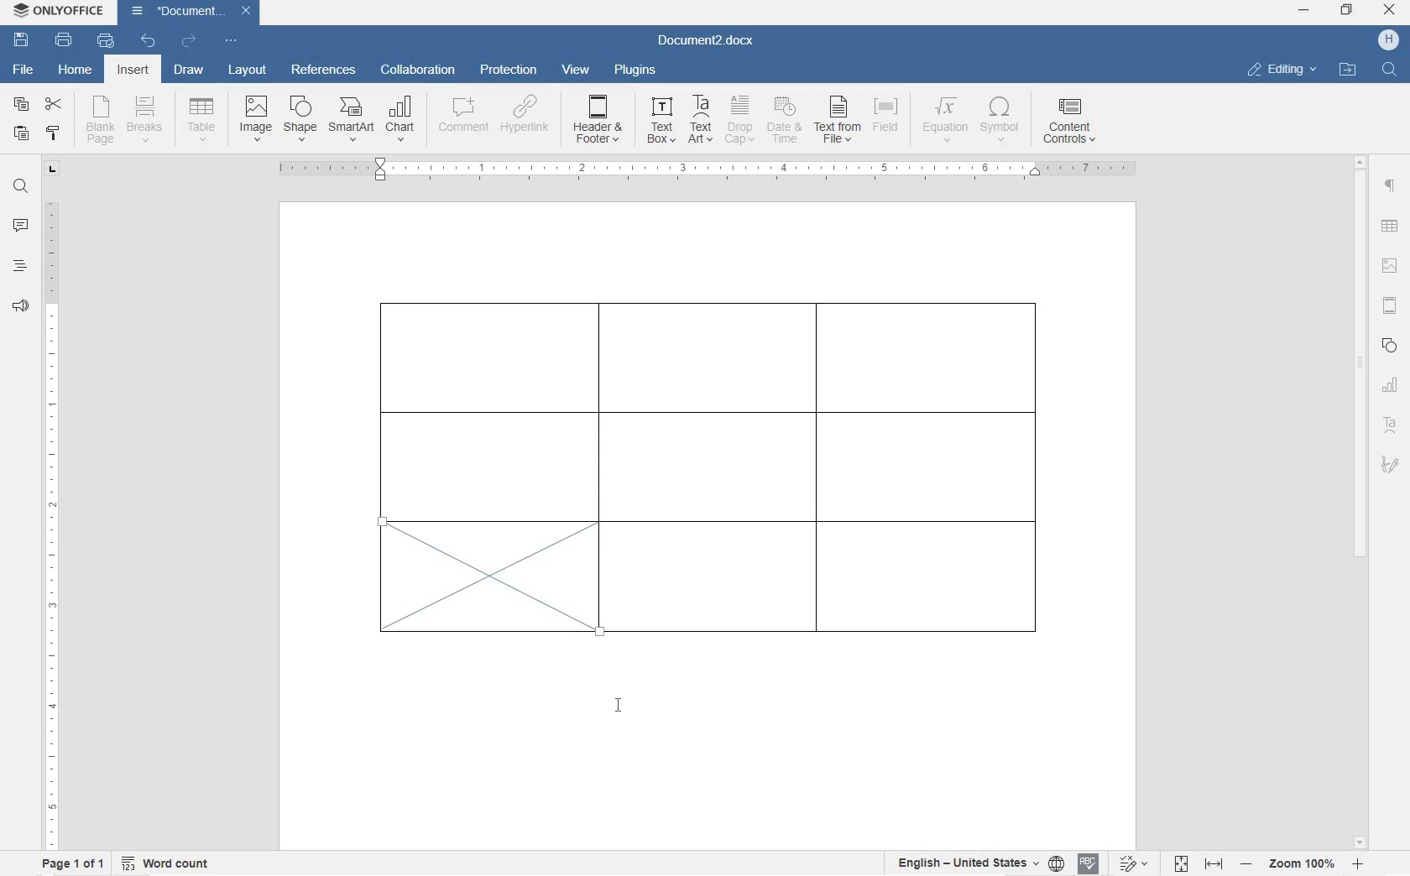 This screenshot has height=876, width=1410. I want to click on image settings, so click(1389, 267).